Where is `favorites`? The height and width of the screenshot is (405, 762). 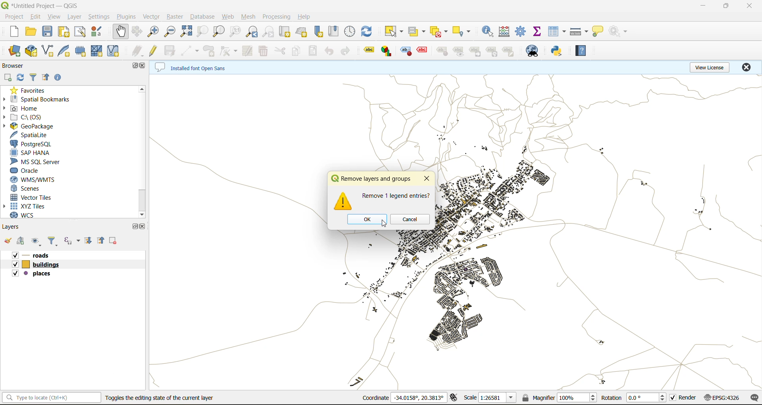 favorites is located at coordinates (29, 91).